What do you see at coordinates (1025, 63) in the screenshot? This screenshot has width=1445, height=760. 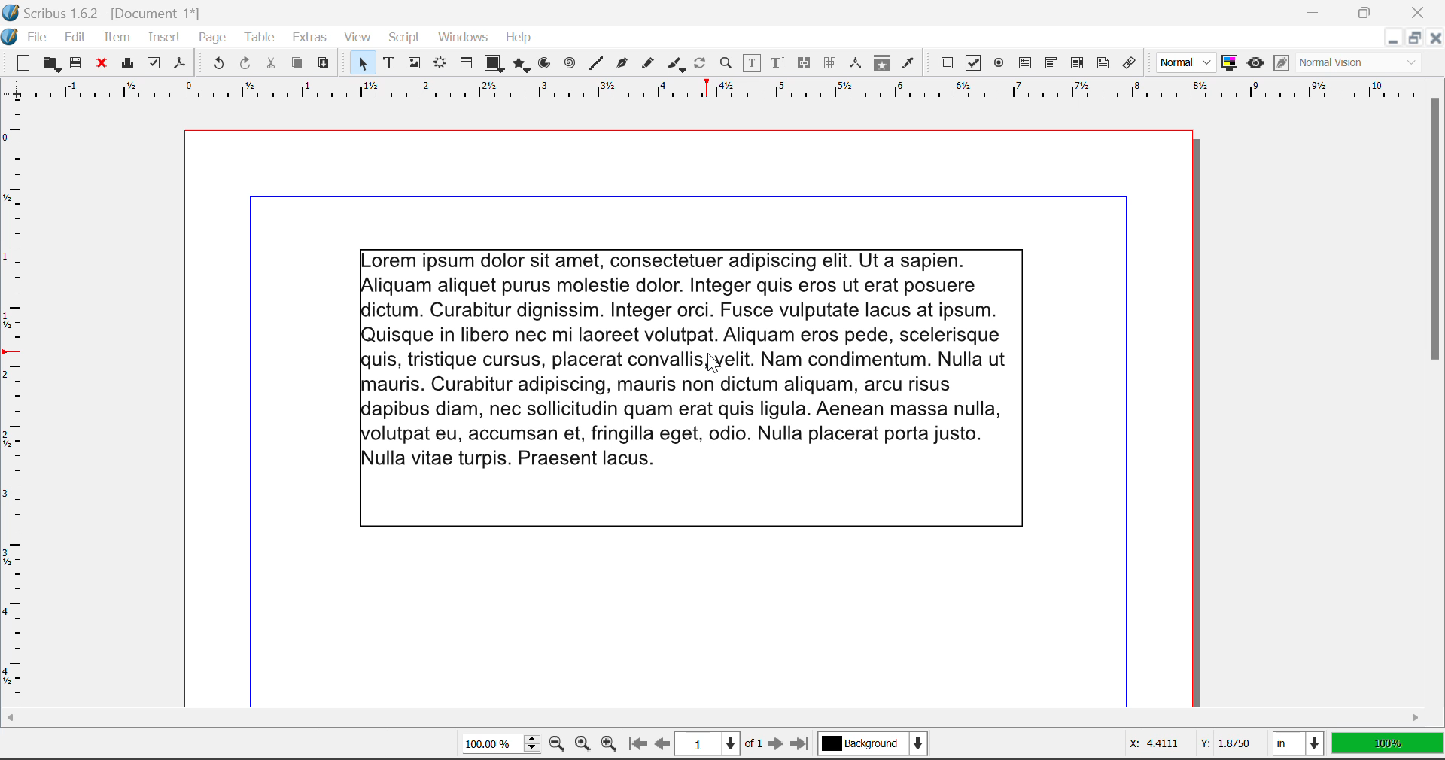 I see `PDF Text Fields` at bounding box center [1025, 63].